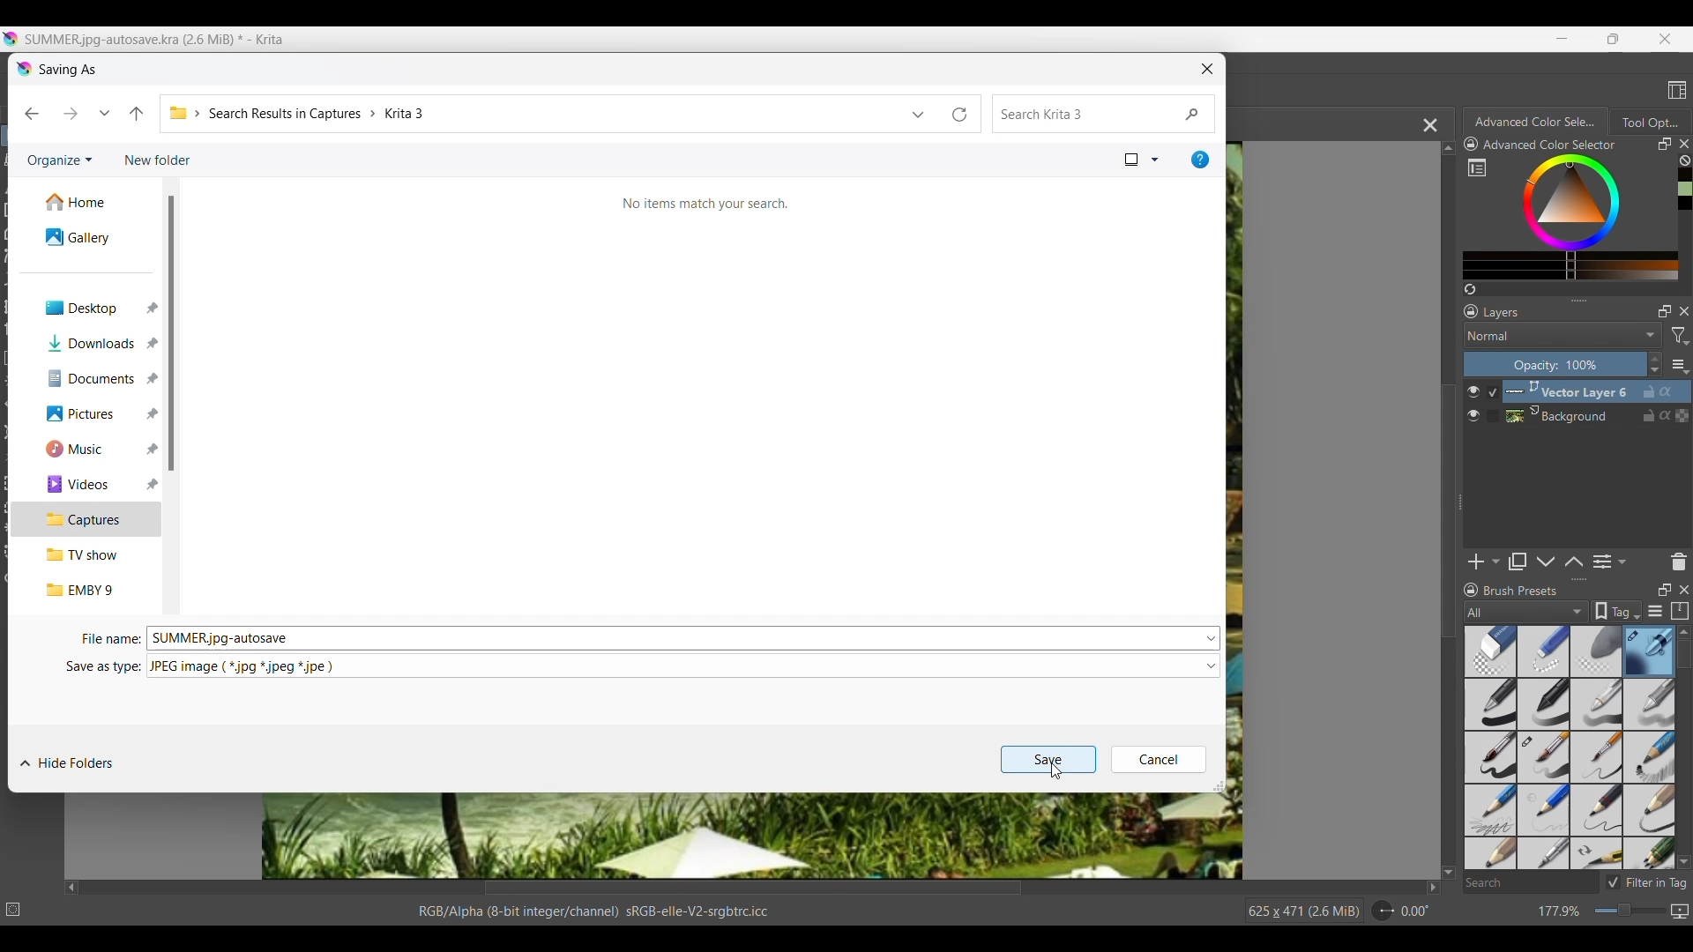 The image size is (1693, 952). What do you see at coordinates (1681, 365) in the screenshot?
I see `More settings` at bounding box center [1681, 365].